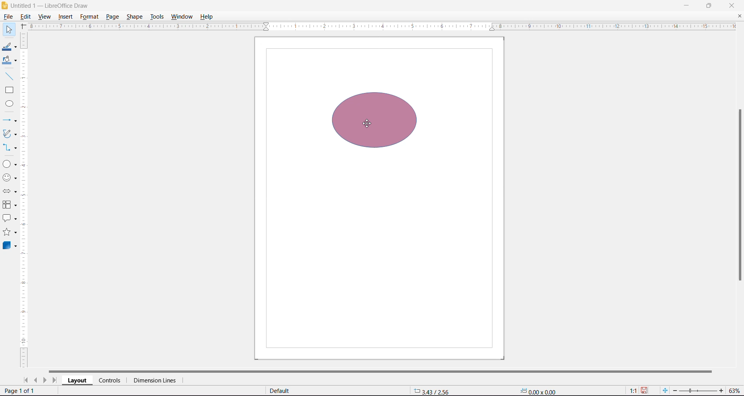 Image resolution: width=744 pixels, height=396 pixels. What do you see at coordinates (183, 17) in the screenshot?
I see `Window` at bounding box center [183, 17].